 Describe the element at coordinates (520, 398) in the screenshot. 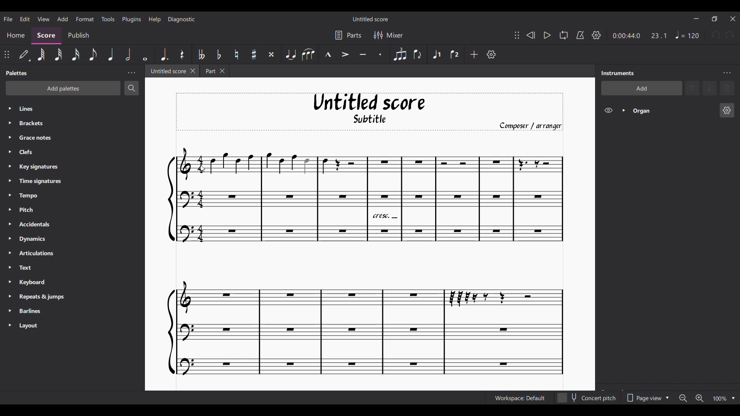

I see `Current workspace setting` at that location.